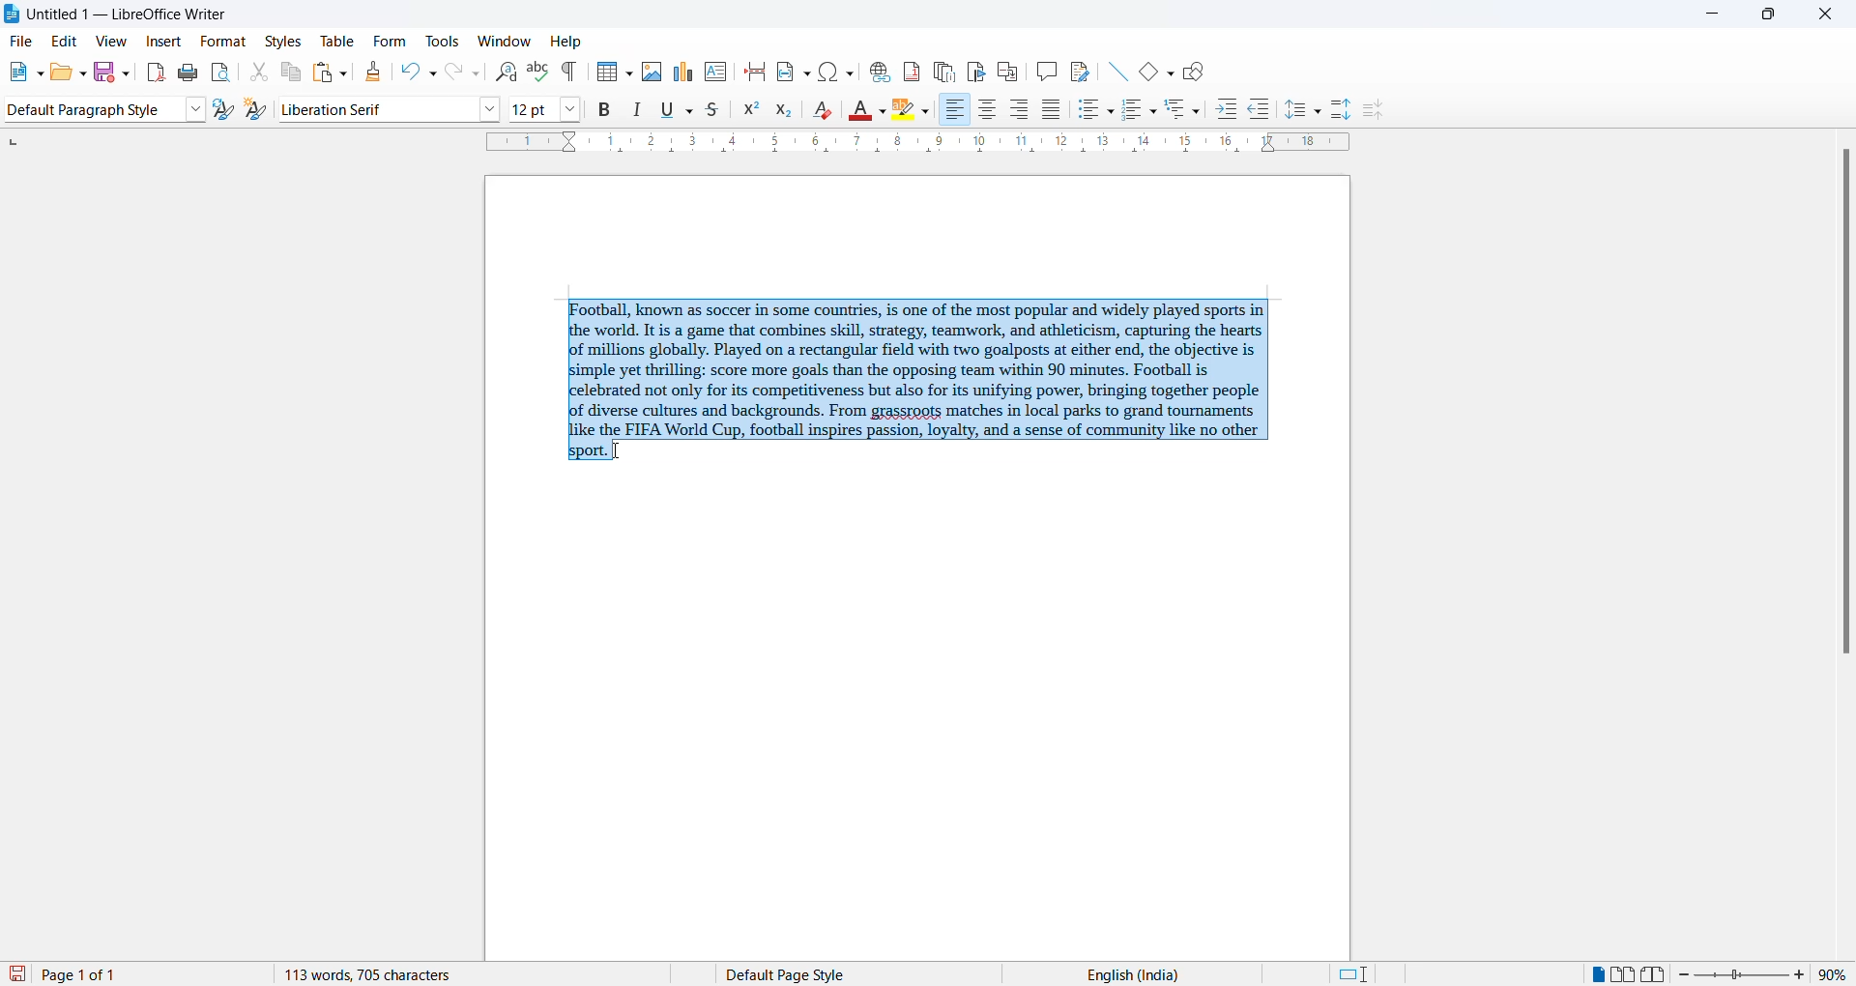 The width and height of the screenshot is (1856, 986). What do you see at coordinates (188, 72) in the screenshot?
I see `print` at bounding box center [188, 72].